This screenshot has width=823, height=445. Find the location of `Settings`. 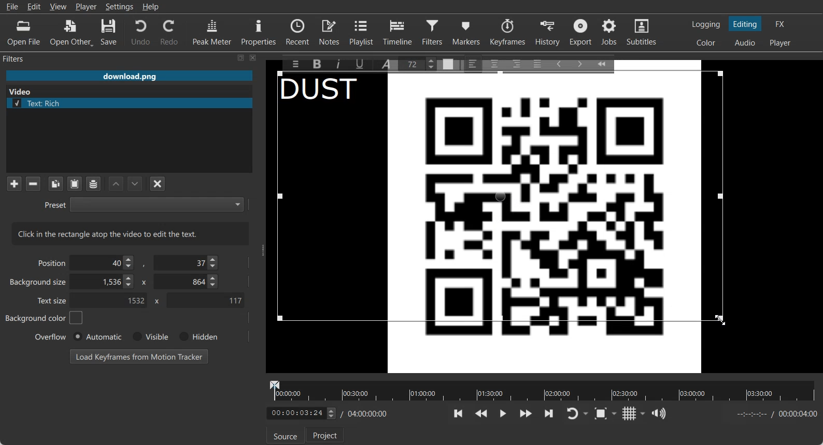

Settings is located at coordinates (120, 7).